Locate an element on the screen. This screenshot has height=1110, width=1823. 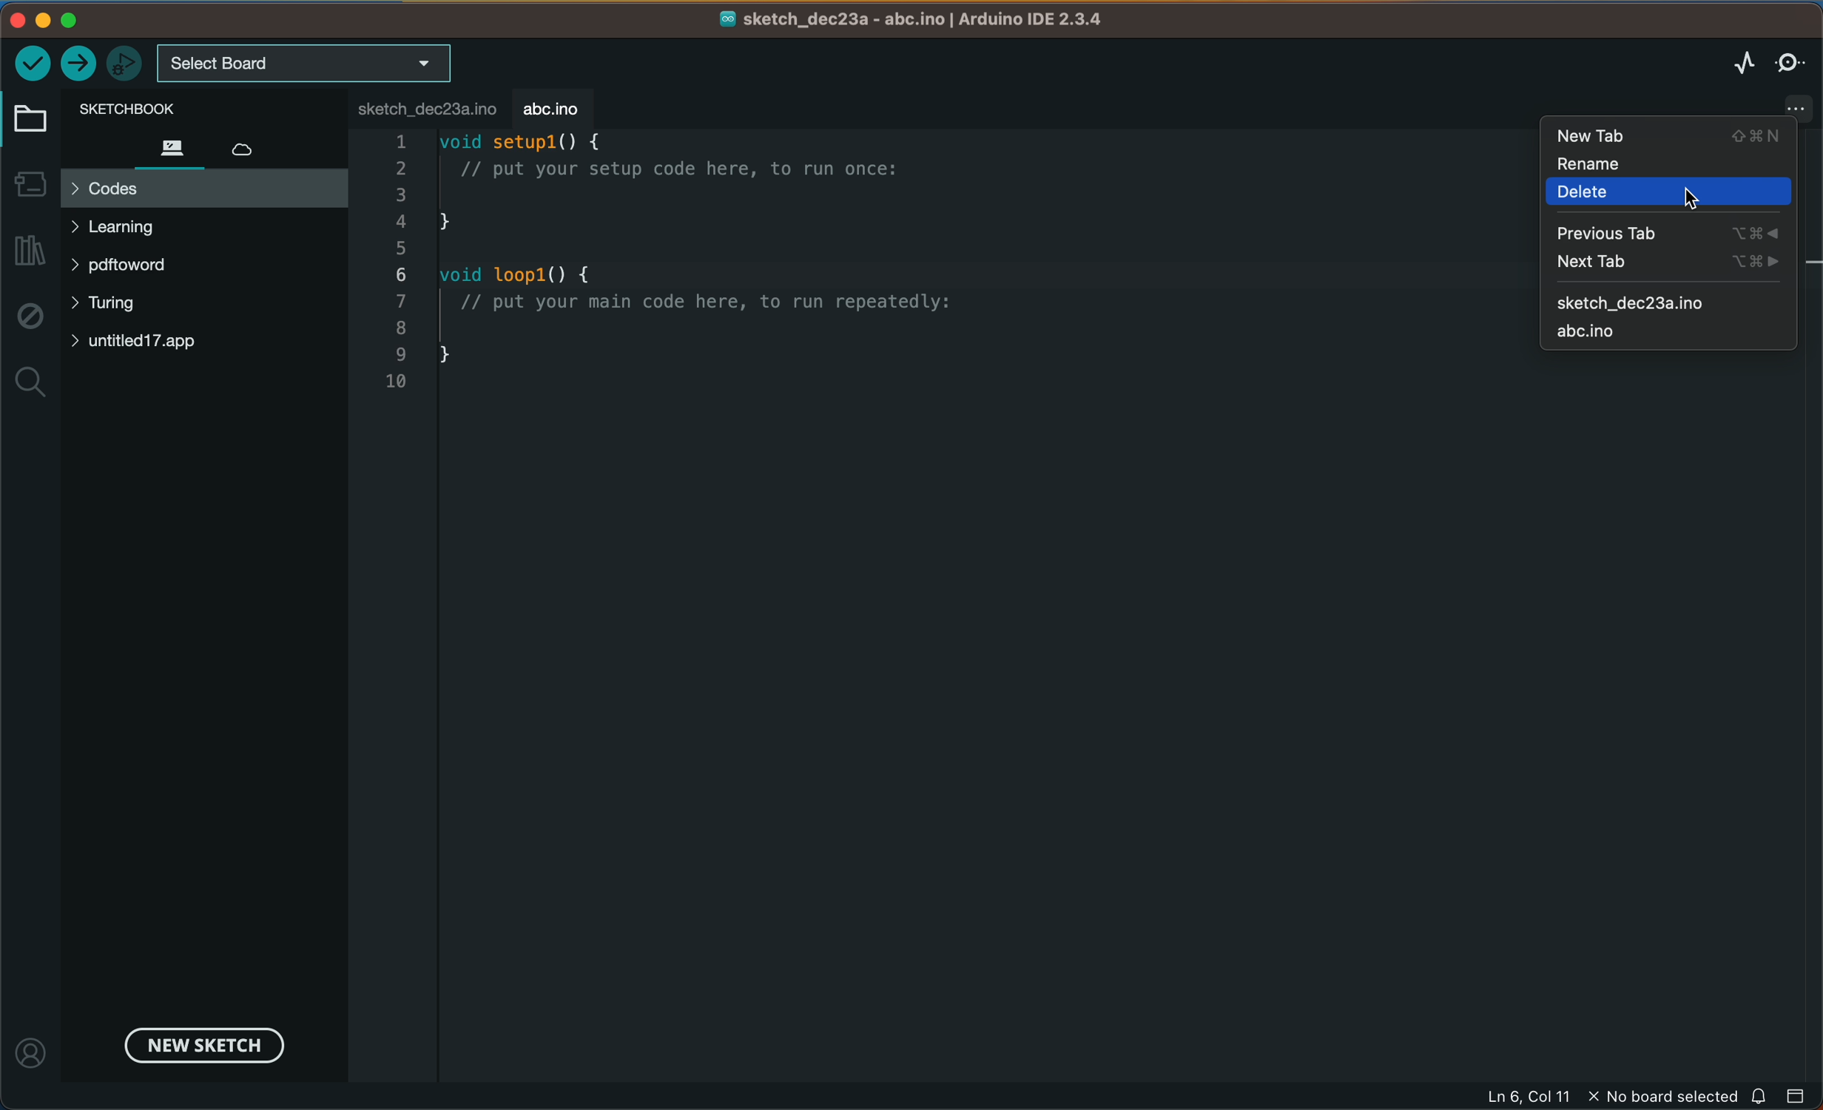
abc is located at coordinates (556, 106).